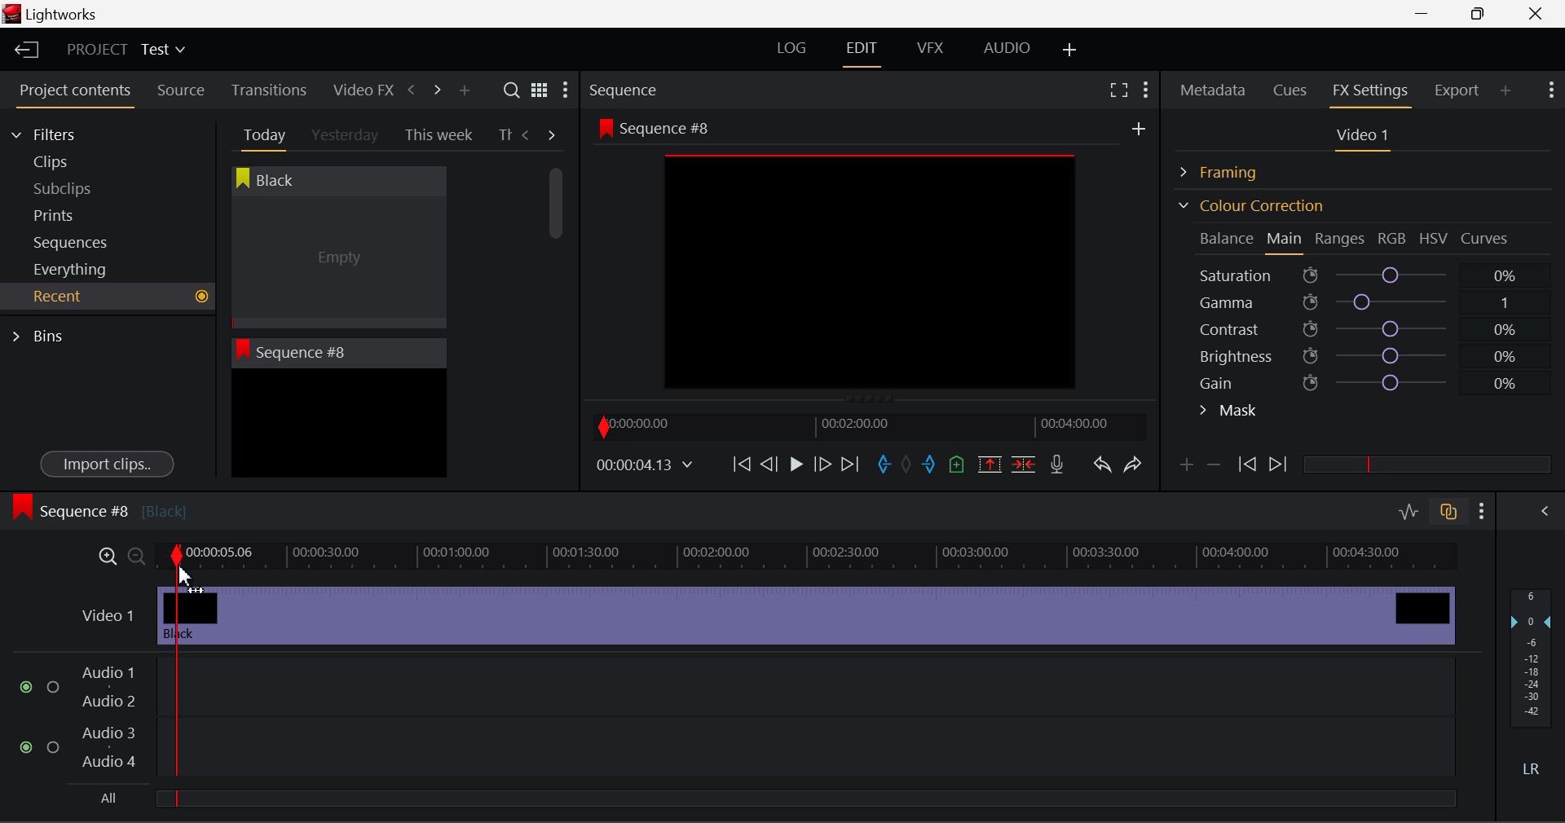 The height and width of the screenshot is (823, 1565). Describe the element at coordinates (1434, 238) in the screenshot. I see `HSV` at that location.